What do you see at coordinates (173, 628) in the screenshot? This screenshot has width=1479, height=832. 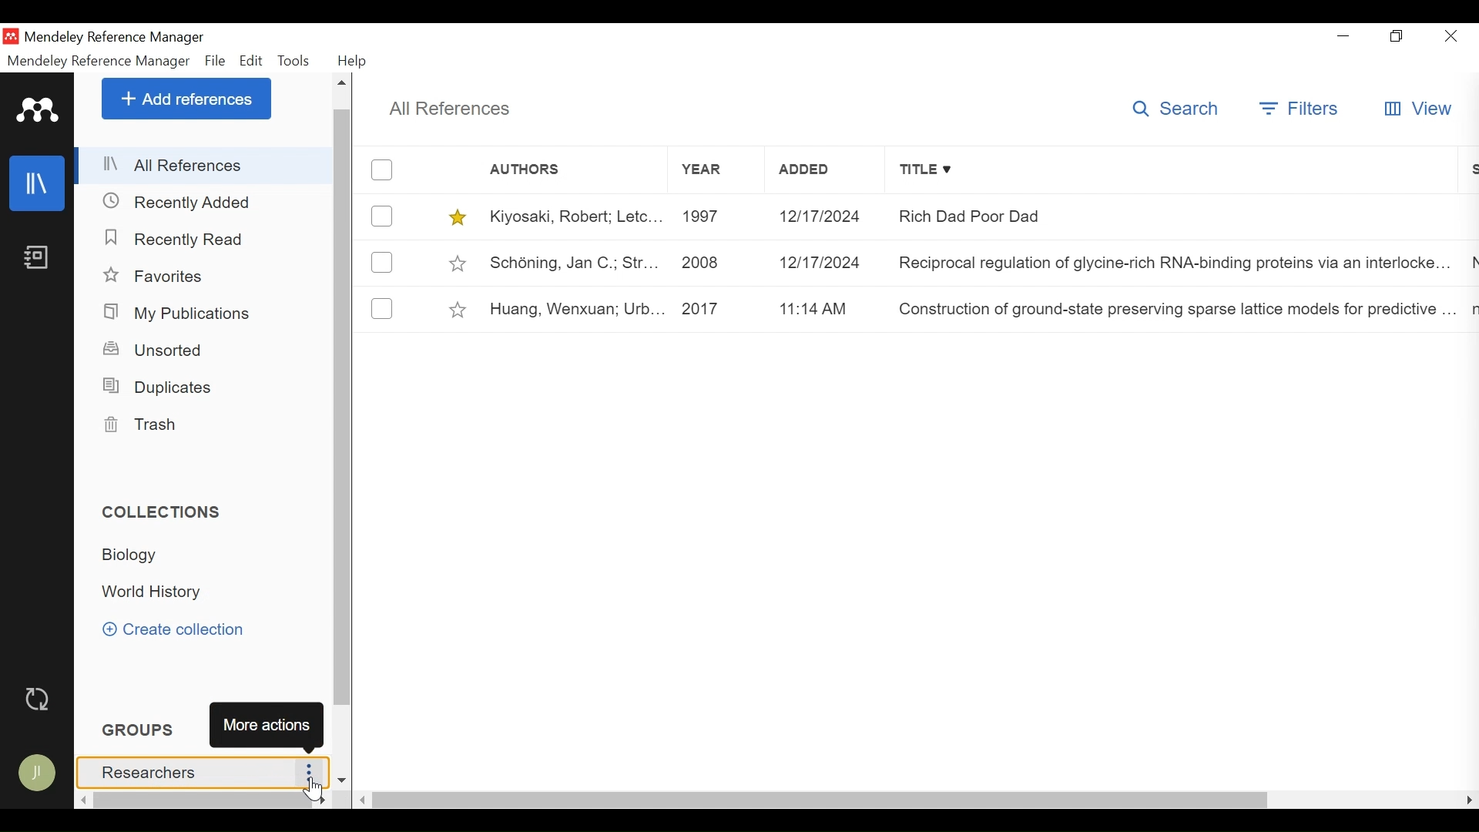 I see `Create Collection` at bounding box center [173, 628].